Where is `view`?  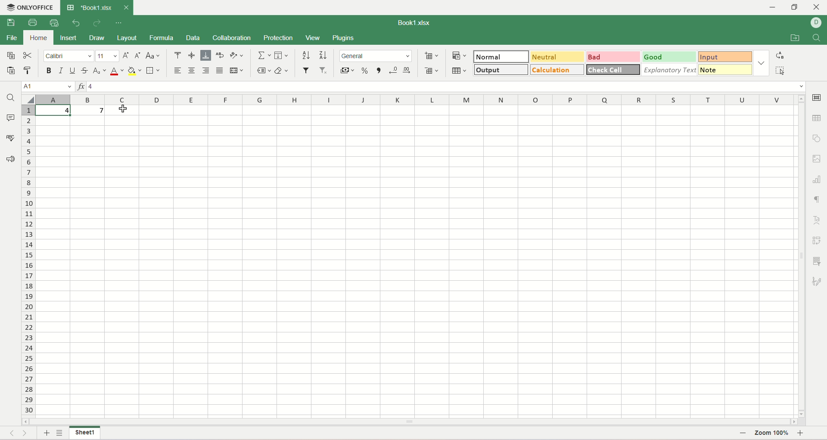 view is located at coordinates (313, 39).